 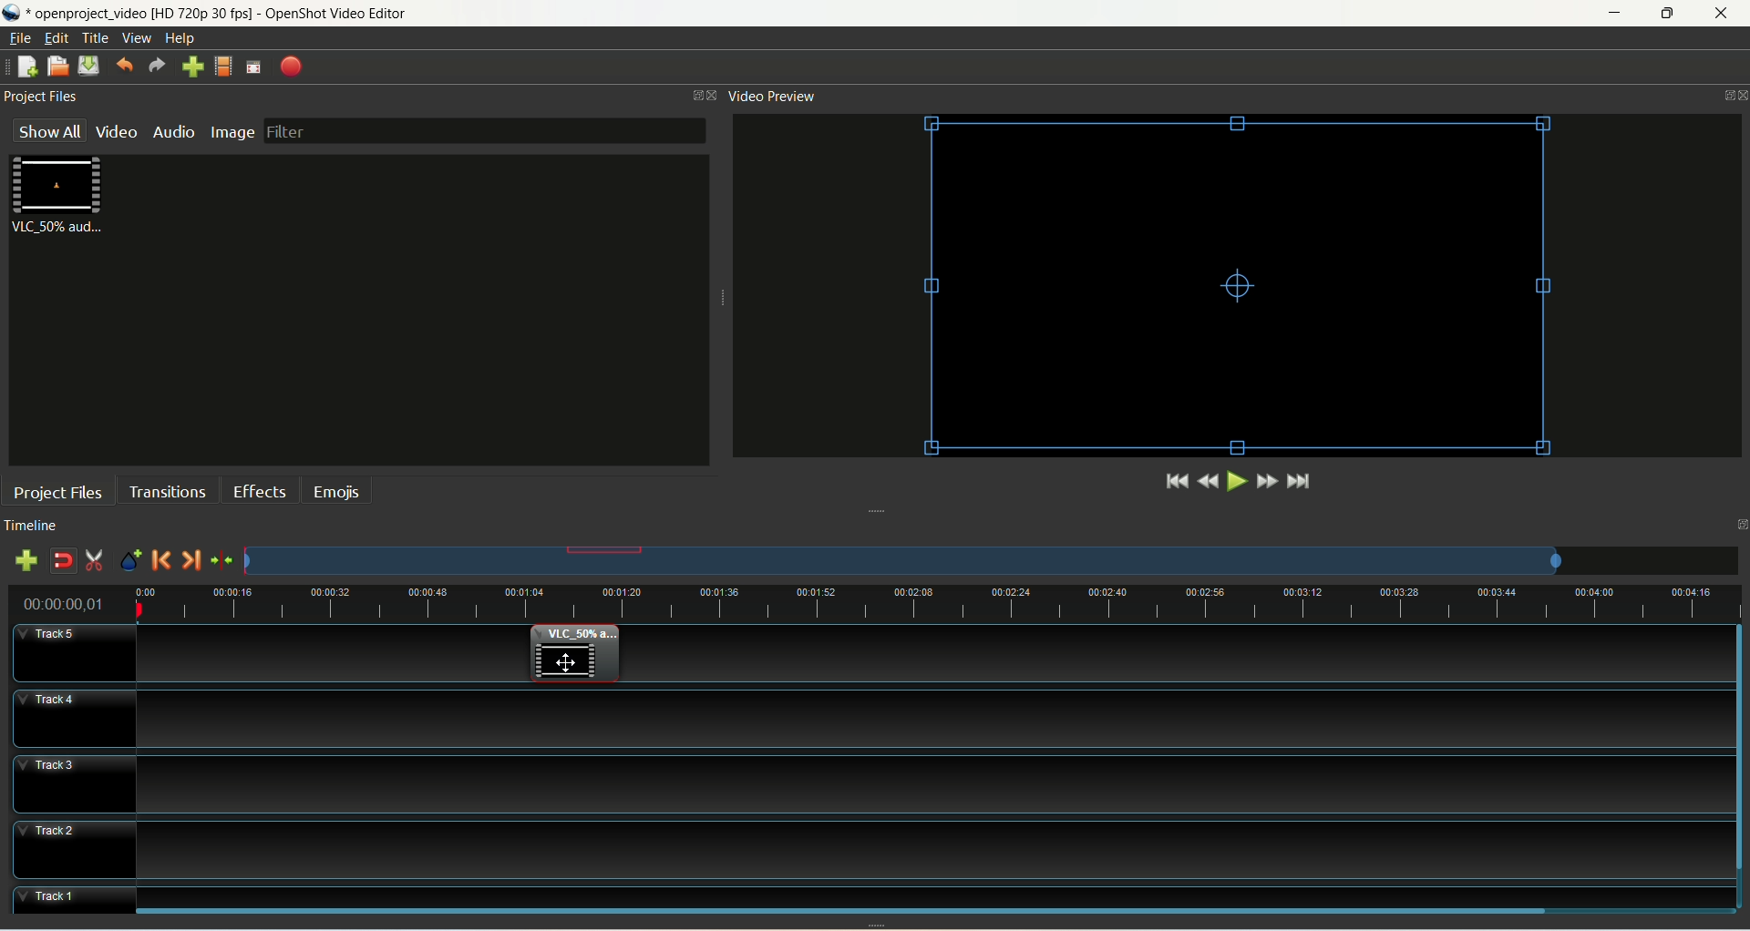 What do you see at coordinates (940, 598) in the screenshot?
I see `zoom factor` at bounding box center [940, 598].